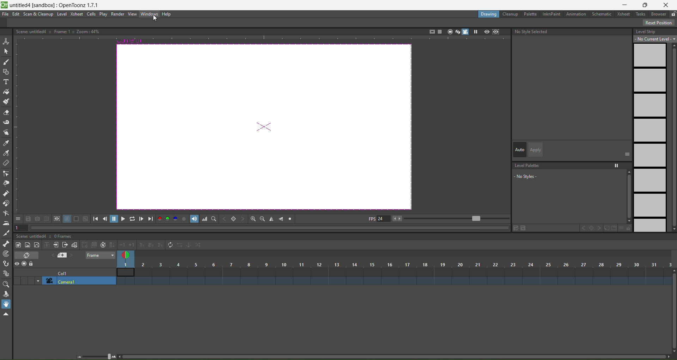 The height and width of the screenshot is (360, 677). What do you see at coordinates (6, 315) in the screenshot?
I see `hide toolbar` at bounding box center [6, 315].